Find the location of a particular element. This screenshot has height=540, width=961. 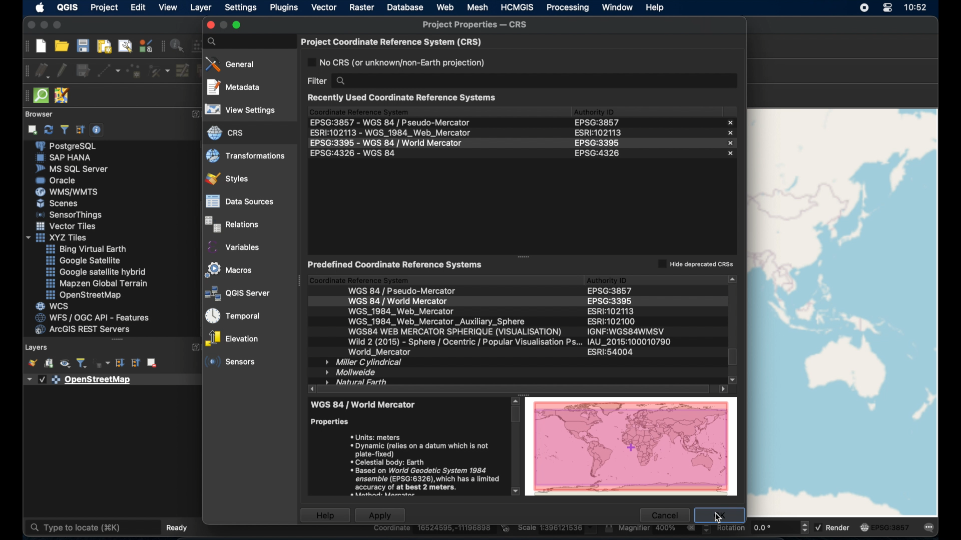

browser is located at coordinates (42, 114).